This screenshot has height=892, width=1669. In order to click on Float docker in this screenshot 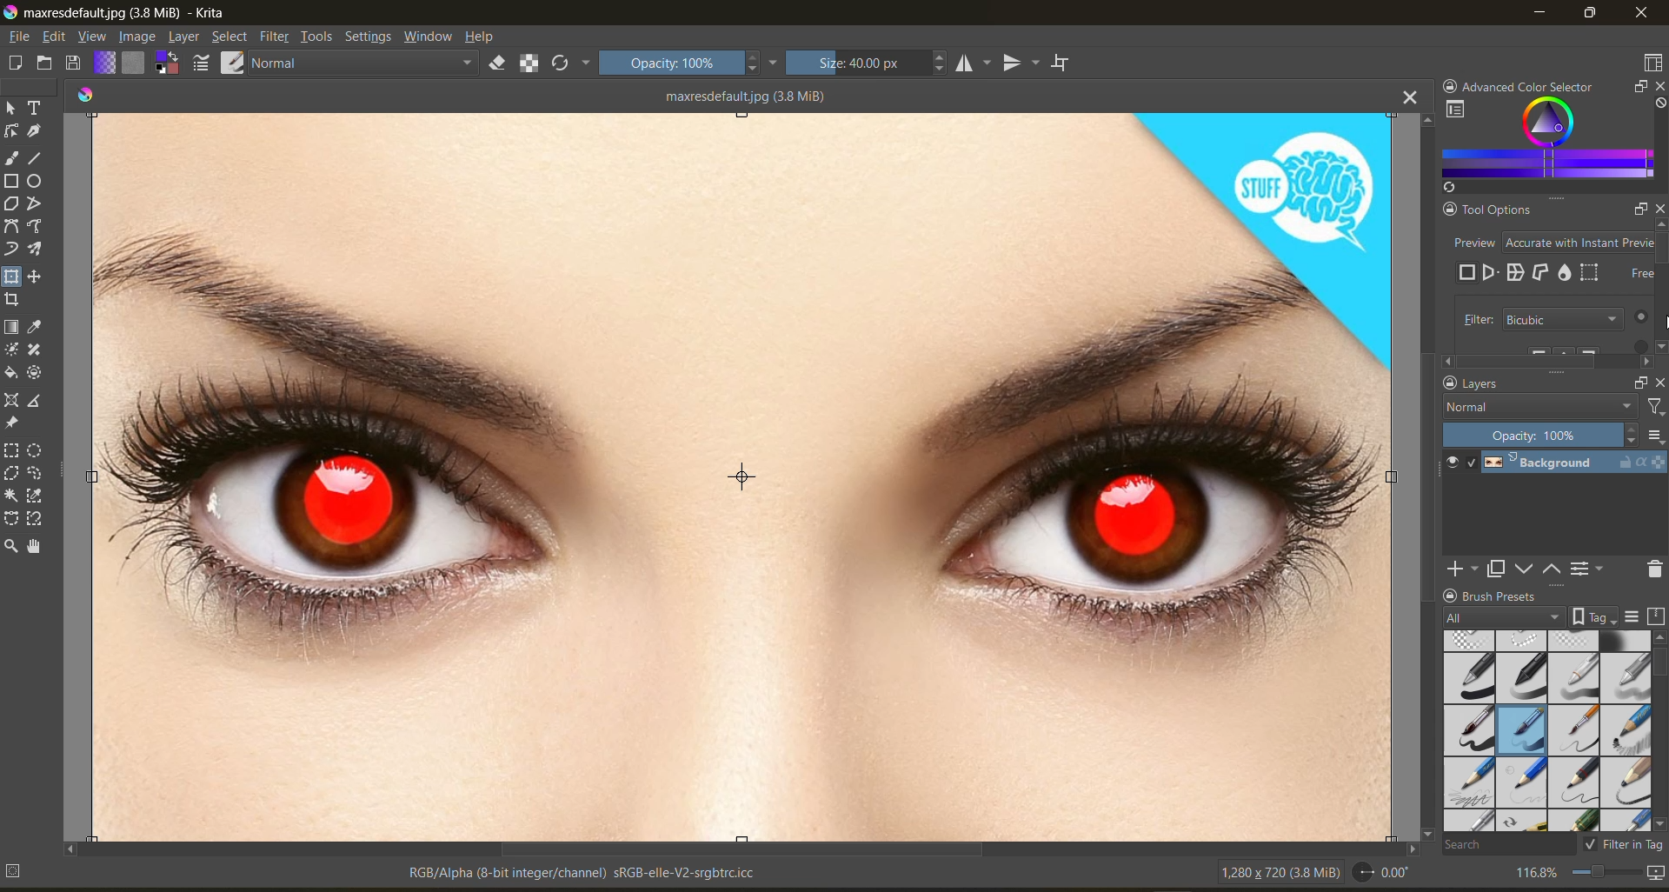, I will do `click(1631, 209)`.